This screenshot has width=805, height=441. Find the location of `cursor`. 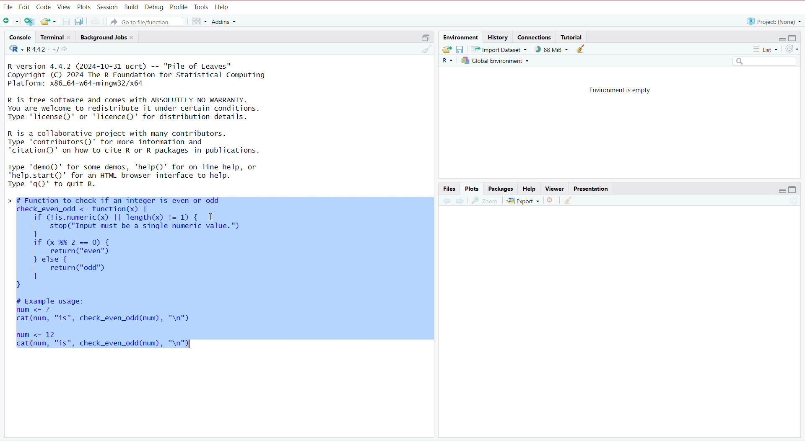

cursor is located at coordinates (210, 218).